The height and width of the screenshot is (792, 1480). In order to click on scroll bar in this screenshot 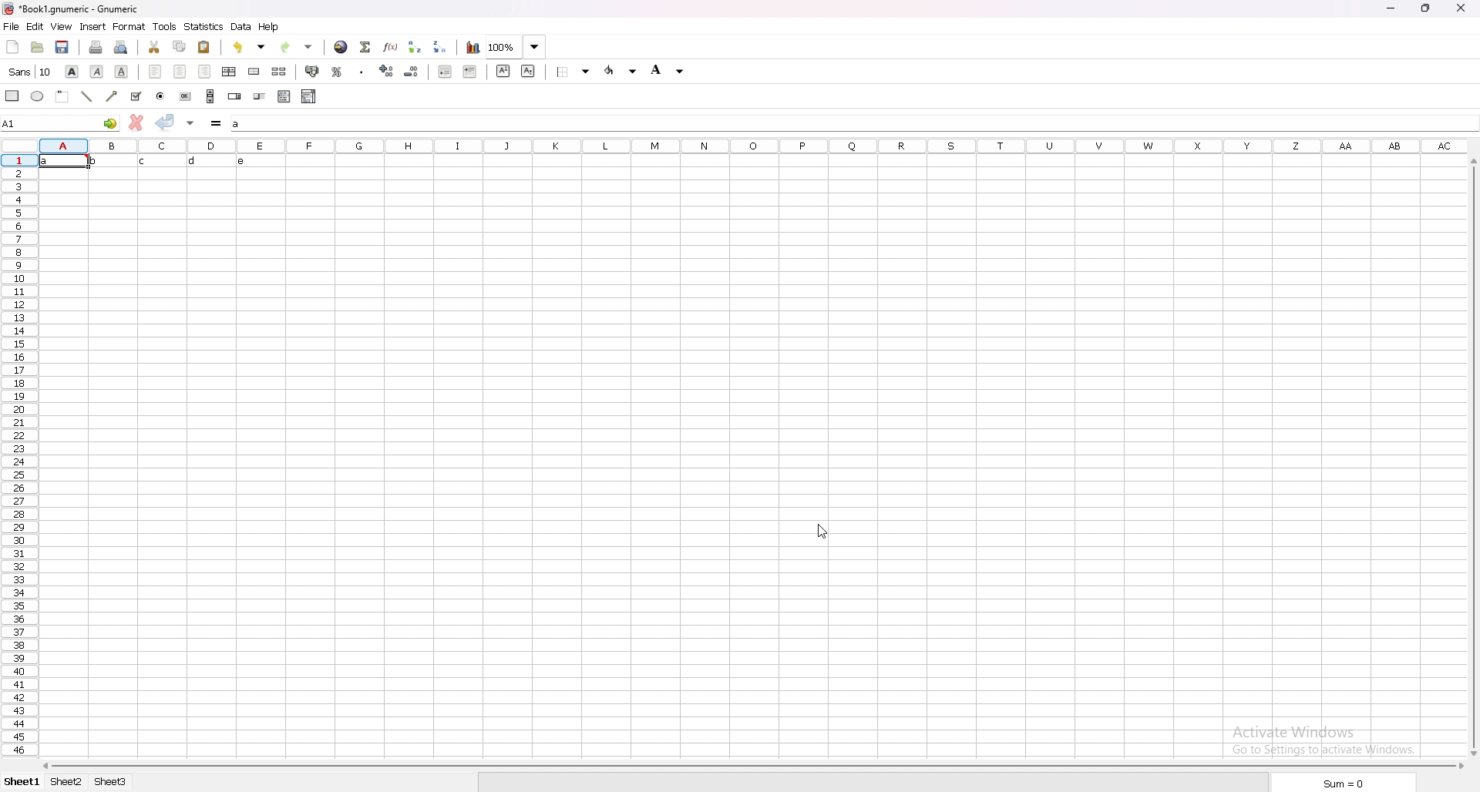, I will do `click(210, 96)`.